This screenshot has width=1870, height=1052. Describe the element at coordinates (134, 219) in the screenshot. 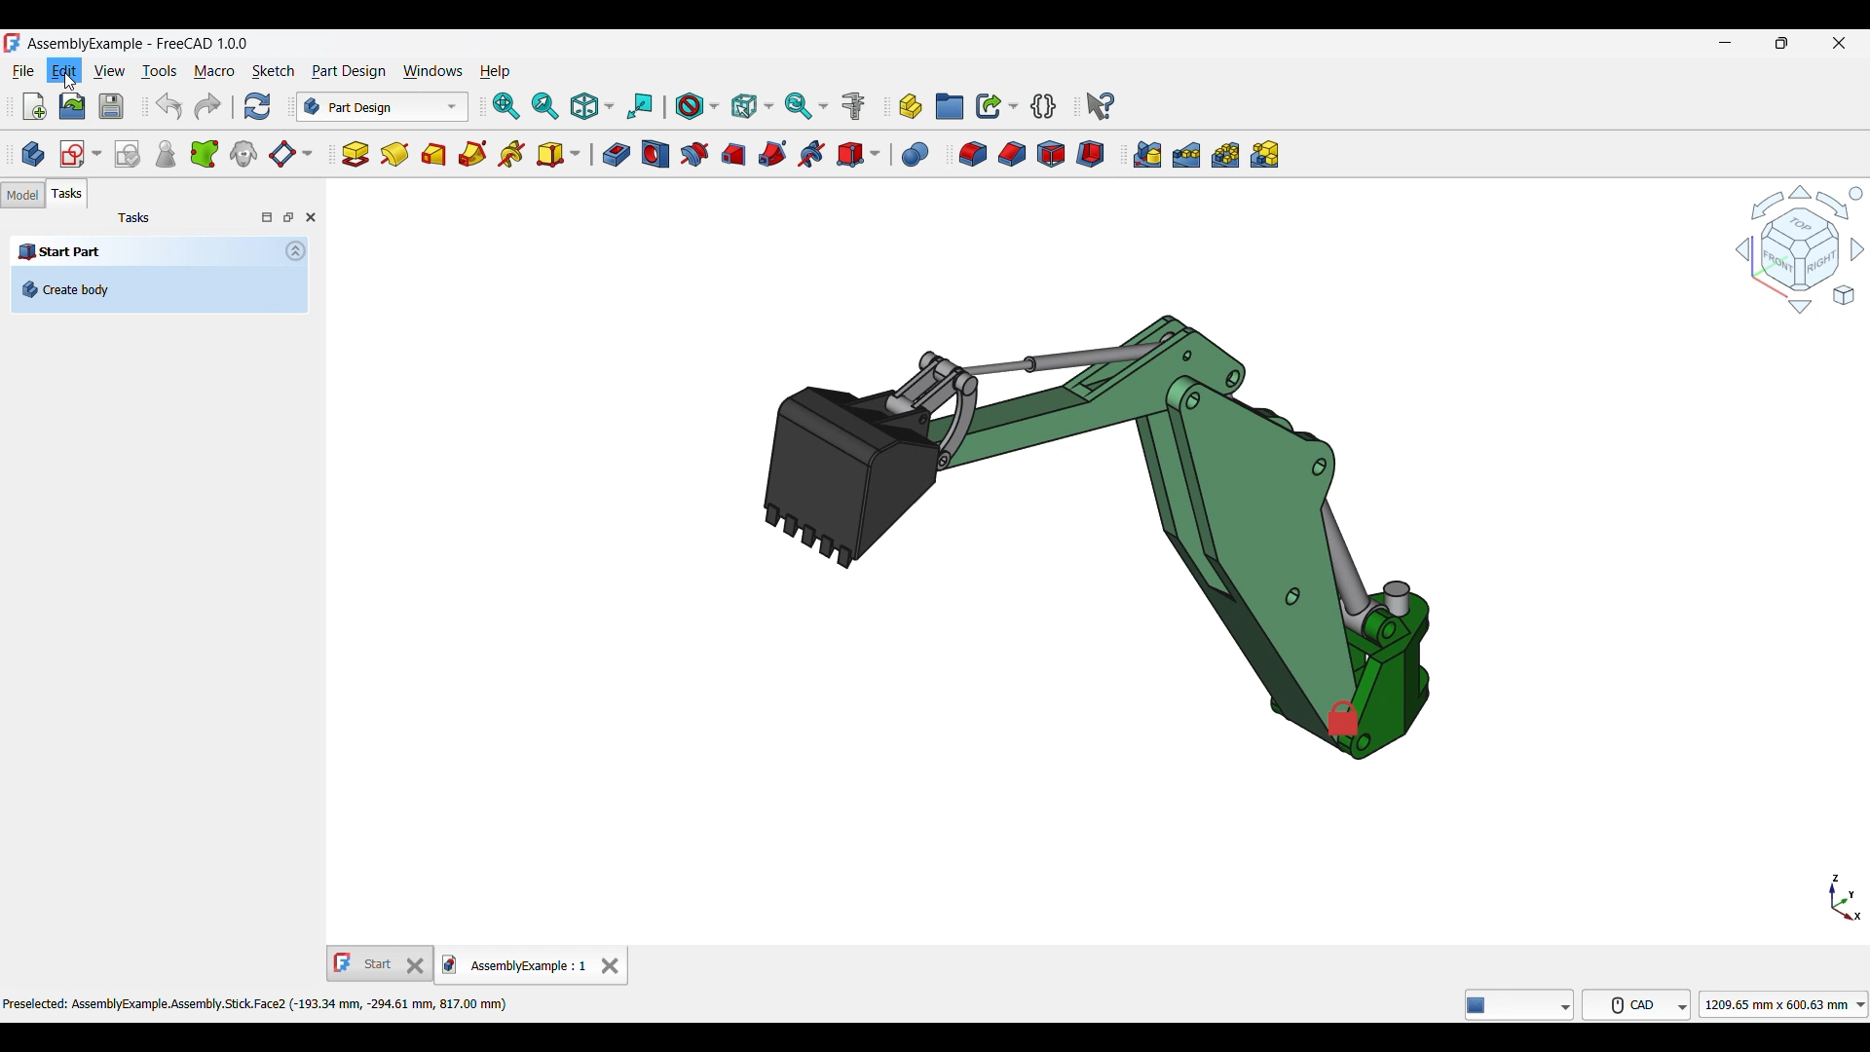

I see `Tasks` at that location.